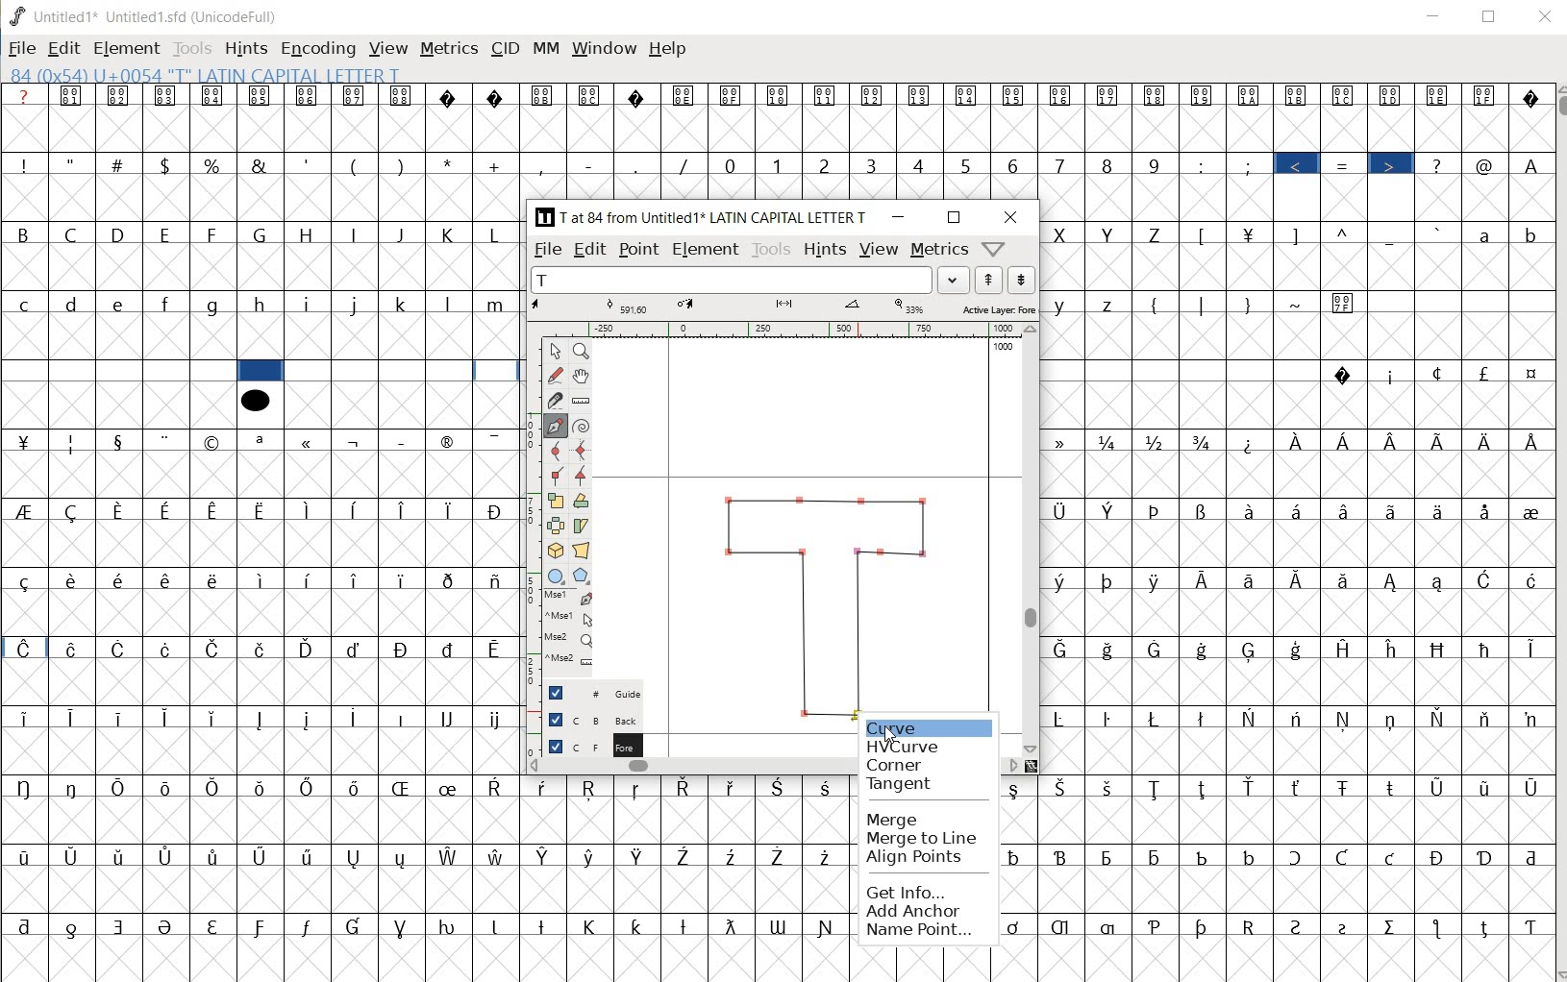 Image resolution: width=1567 pixels, height=982 pixels. Describe the element at coordinates (1439, 787) in the screenshot. I see `Symbol` at that location.